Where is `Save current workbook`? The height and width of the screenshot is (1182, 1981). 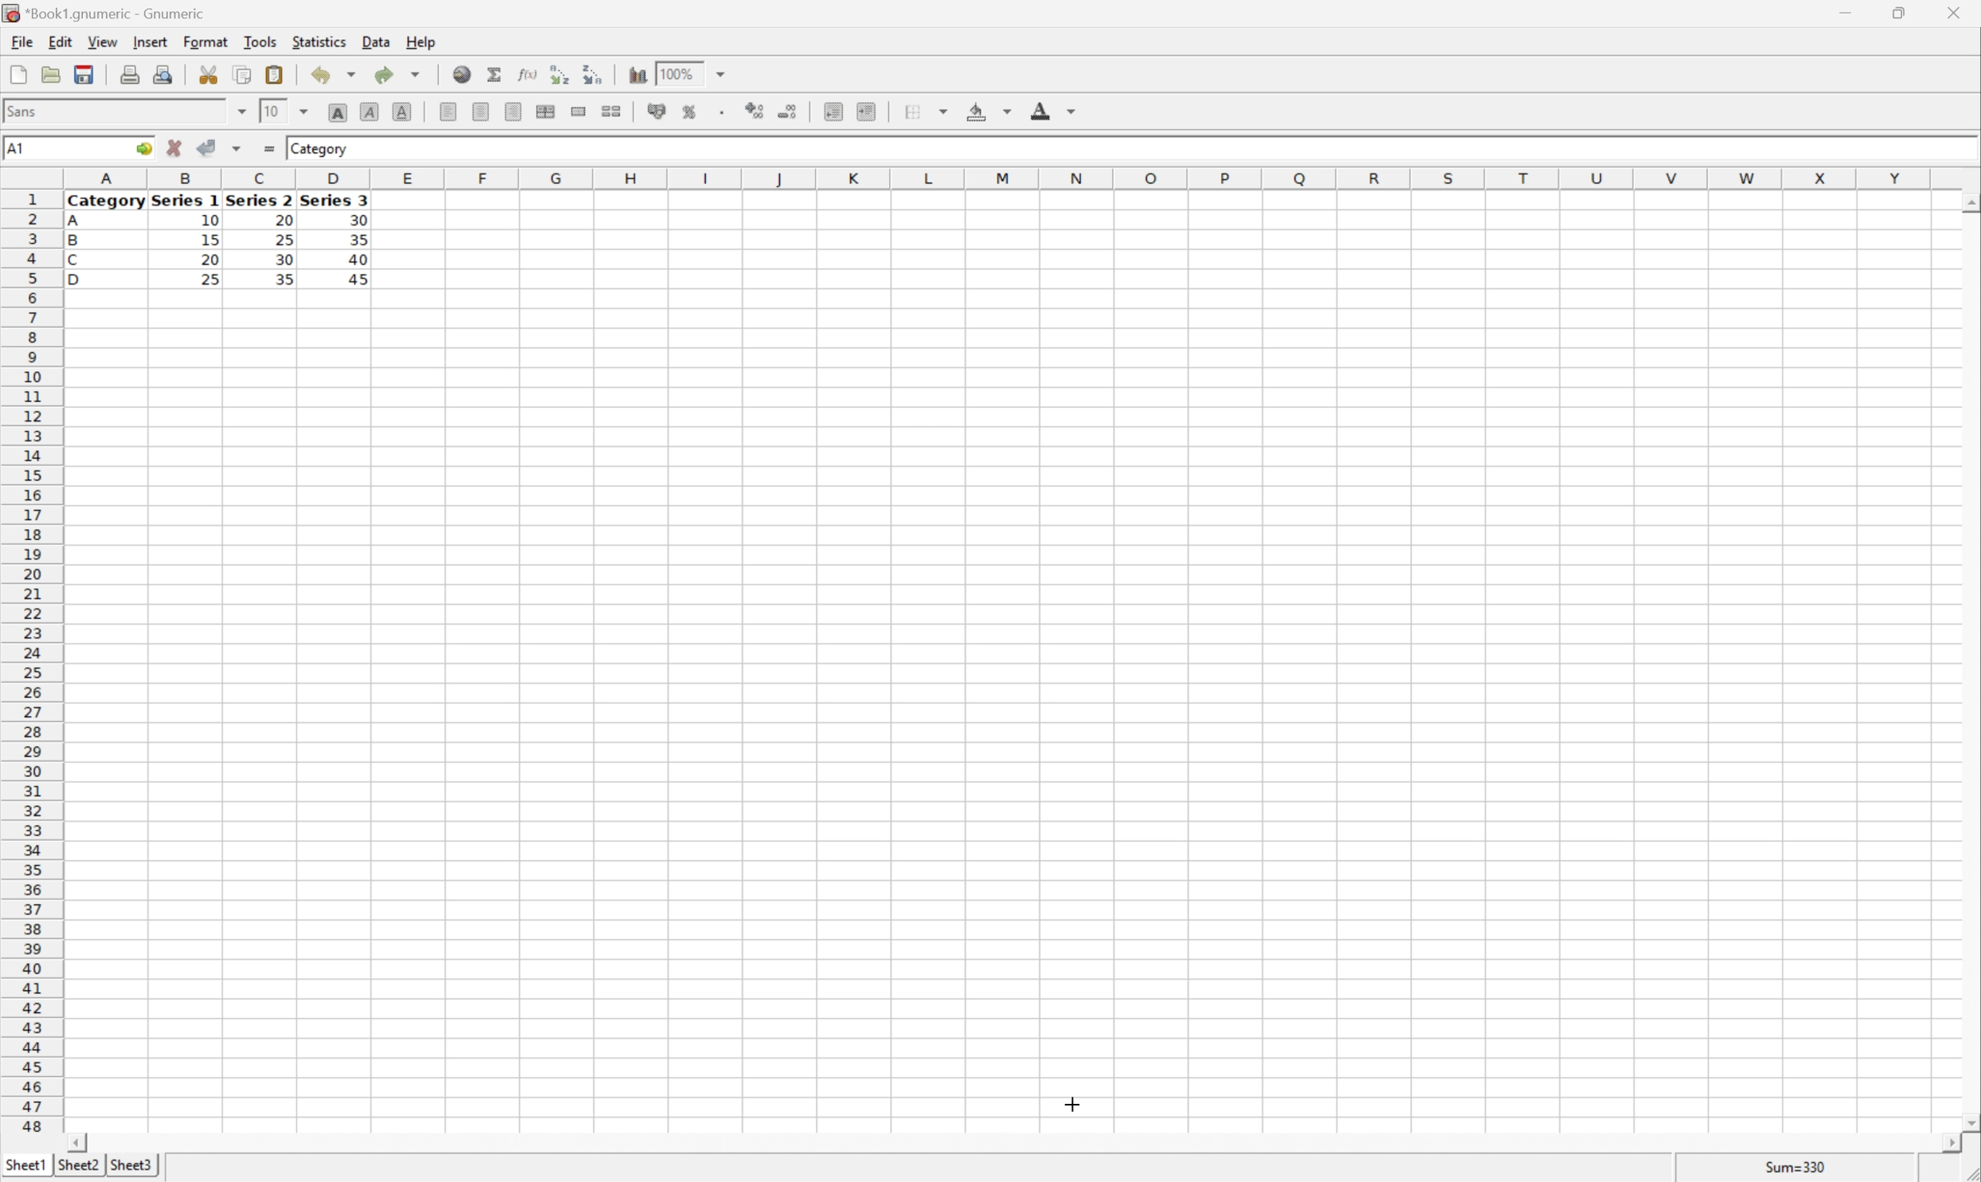
Save current workbook is located at coordinates (83, 73).